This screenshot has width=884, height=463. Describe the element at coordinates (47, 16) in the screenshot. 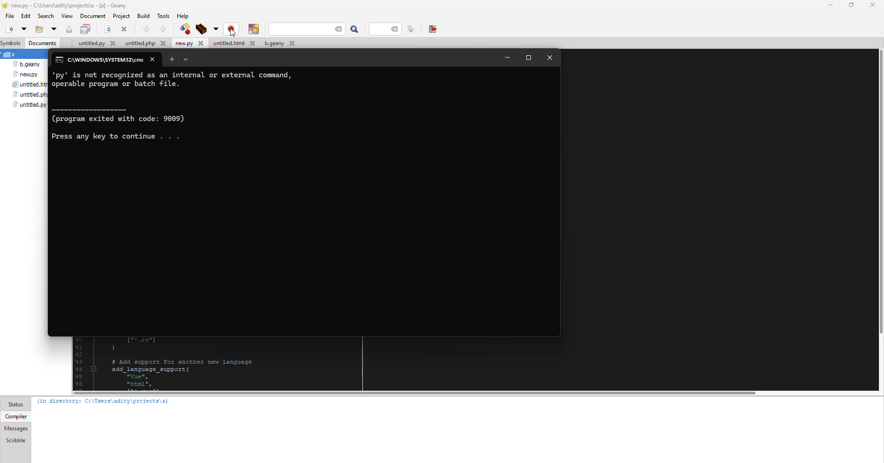

I see `search` at that location.